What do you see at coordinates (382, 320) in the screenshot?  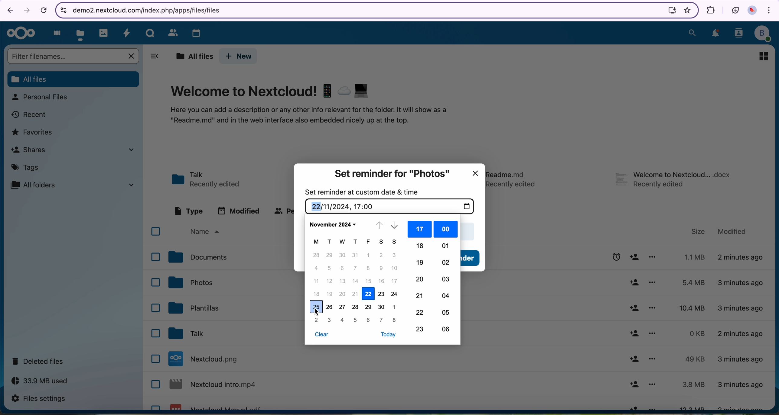 I see `7` at bounding box center [382, 320].